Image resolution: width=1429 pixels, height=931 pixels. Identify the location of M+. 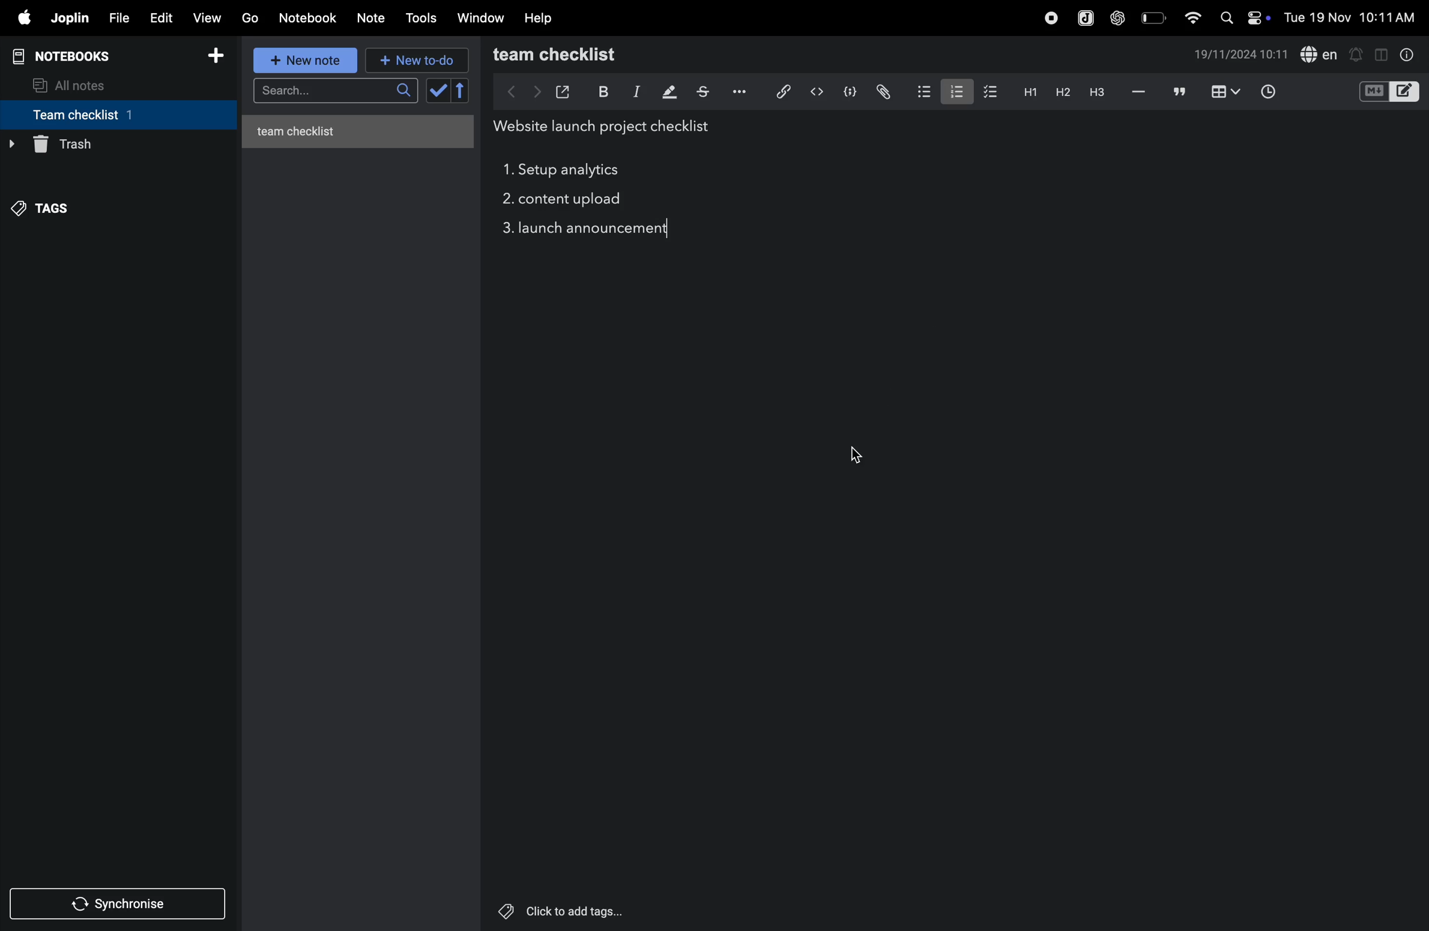
(1373, 92).